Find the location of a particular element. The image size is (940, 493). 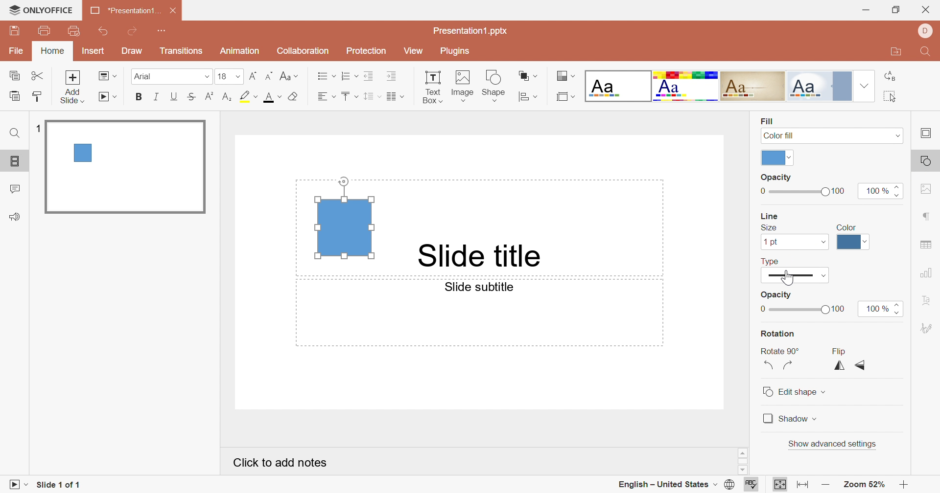

Color fill is located at coordinates (780, 135).